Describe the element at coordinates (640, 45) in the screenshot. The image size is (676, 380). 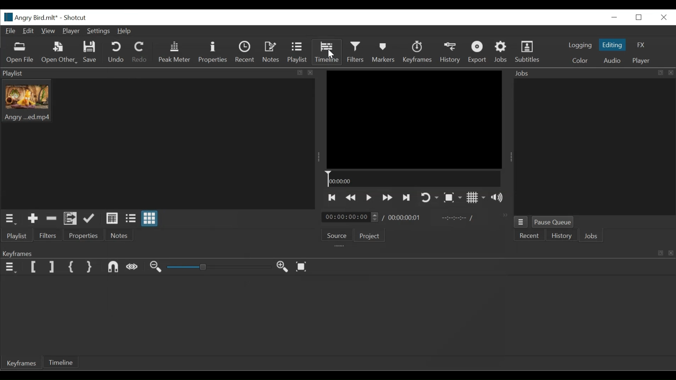
I see `FX` at that location.